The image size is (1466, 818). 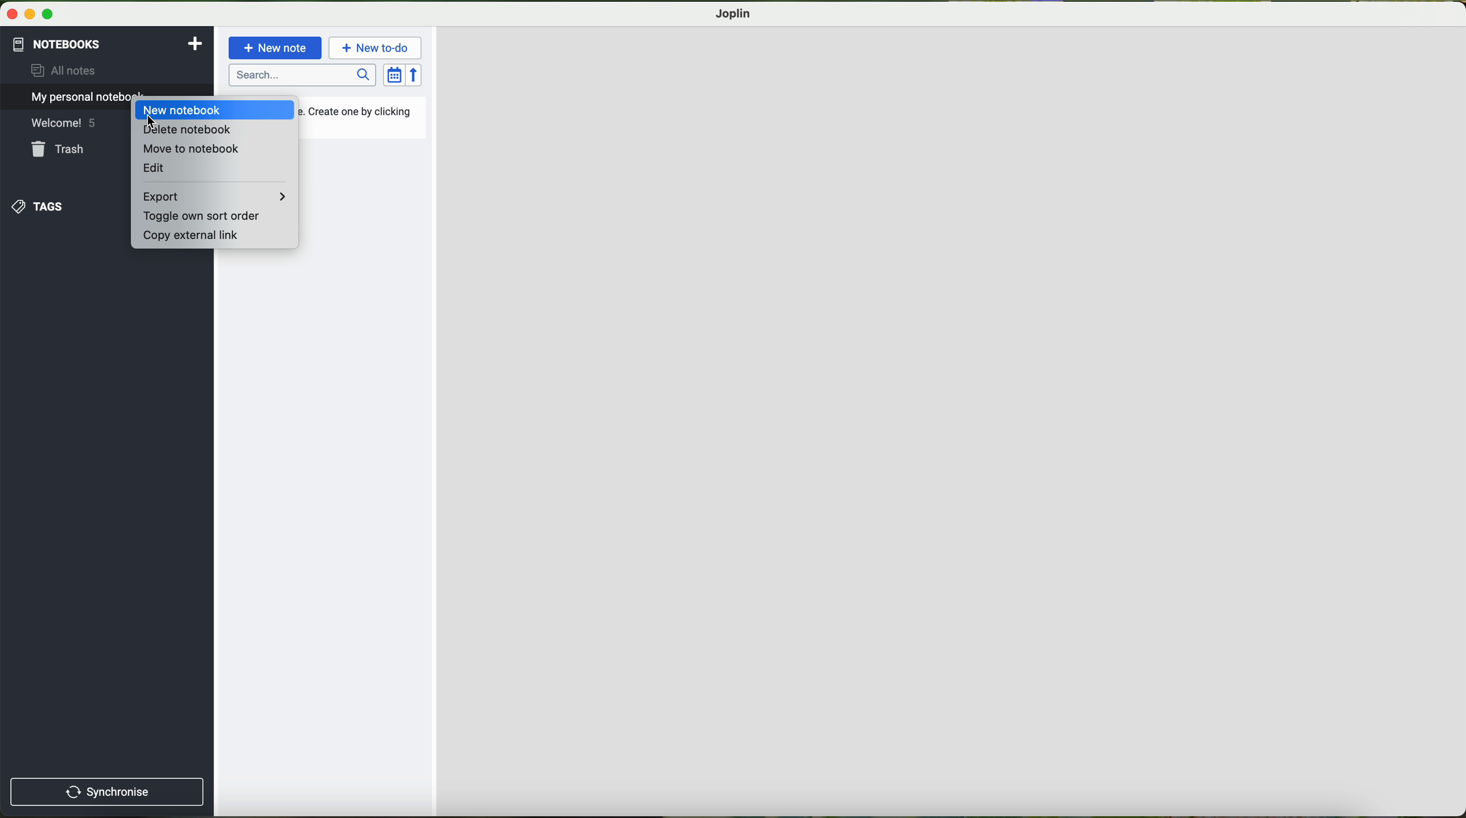 I want to click on joplin, so click(x=734, y=14).